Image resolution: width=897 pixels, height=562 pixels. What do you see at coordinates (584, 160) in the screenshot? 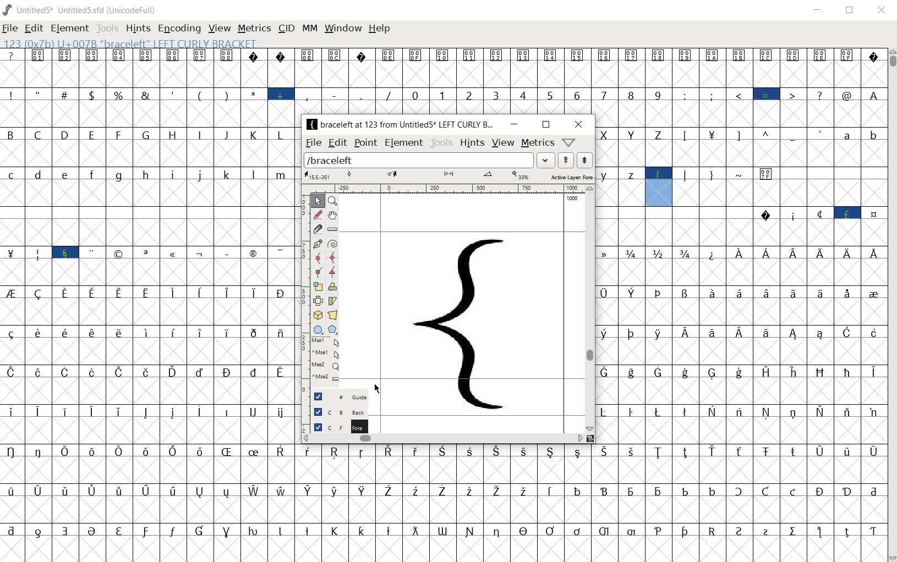
I see `show the previous word on the list` at bounding box center [584, 160].